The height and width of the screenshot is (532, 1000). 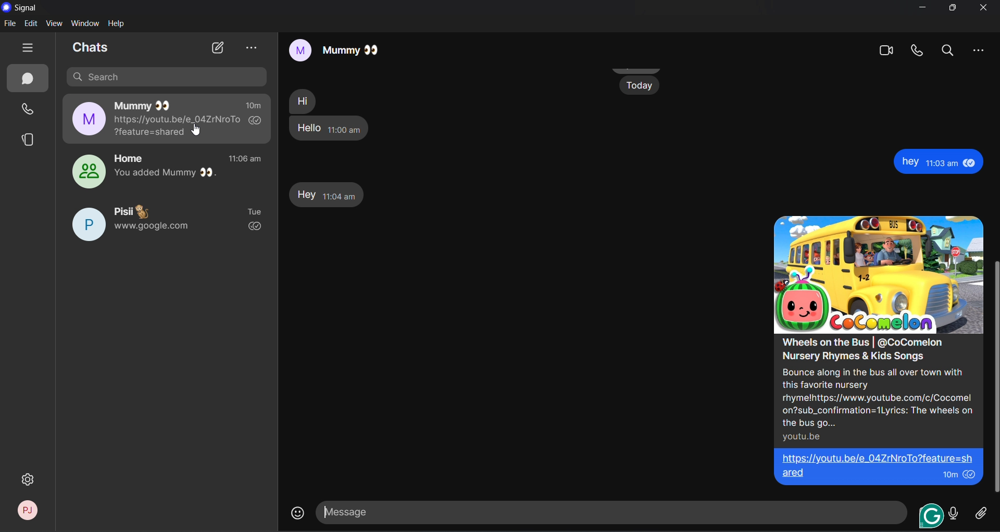 What do you see at coordinates (253, 48) in the screenshot?
I see `view archieve` at bounding box center [253, 48].